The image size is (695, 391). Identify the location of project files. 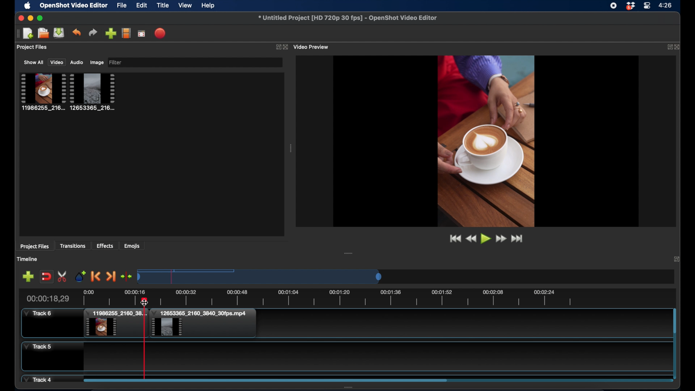
(32, 47).